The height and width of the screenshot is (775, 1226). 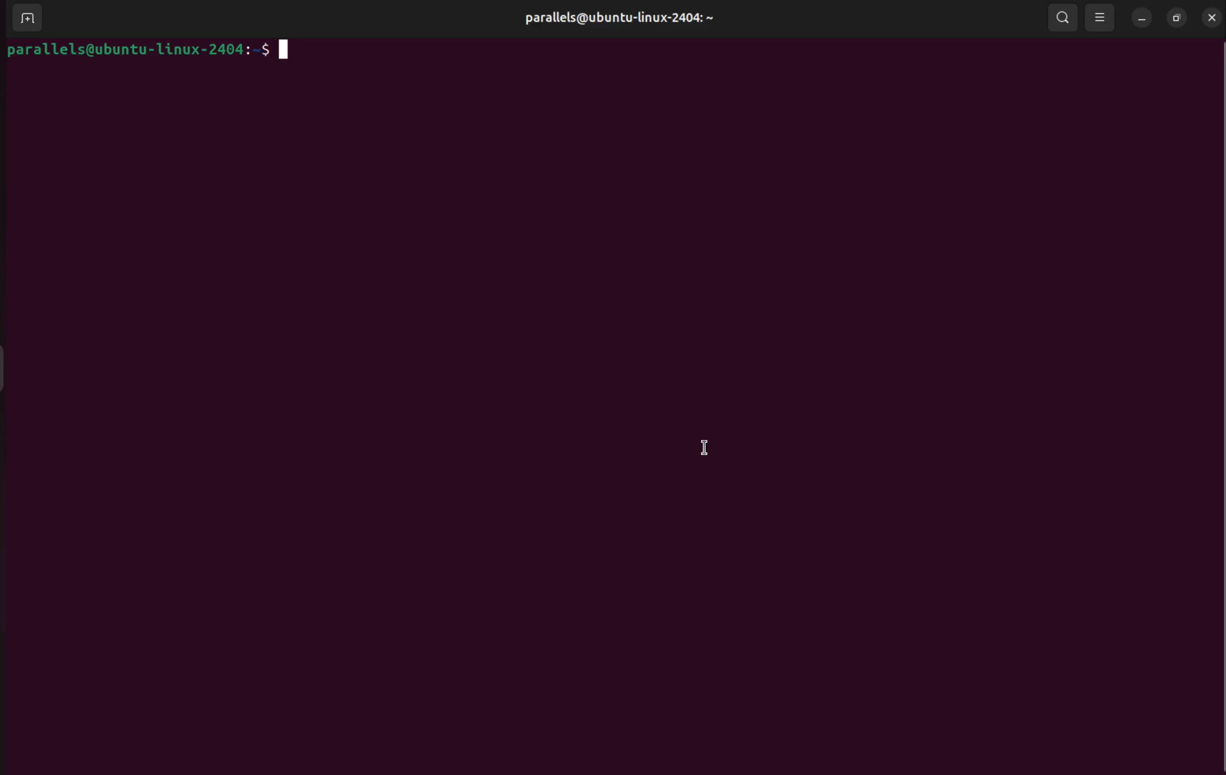 What do you see at coordinates (711, 446) in the screenshot?
I see `cursor` at bounding box center [711, 446].